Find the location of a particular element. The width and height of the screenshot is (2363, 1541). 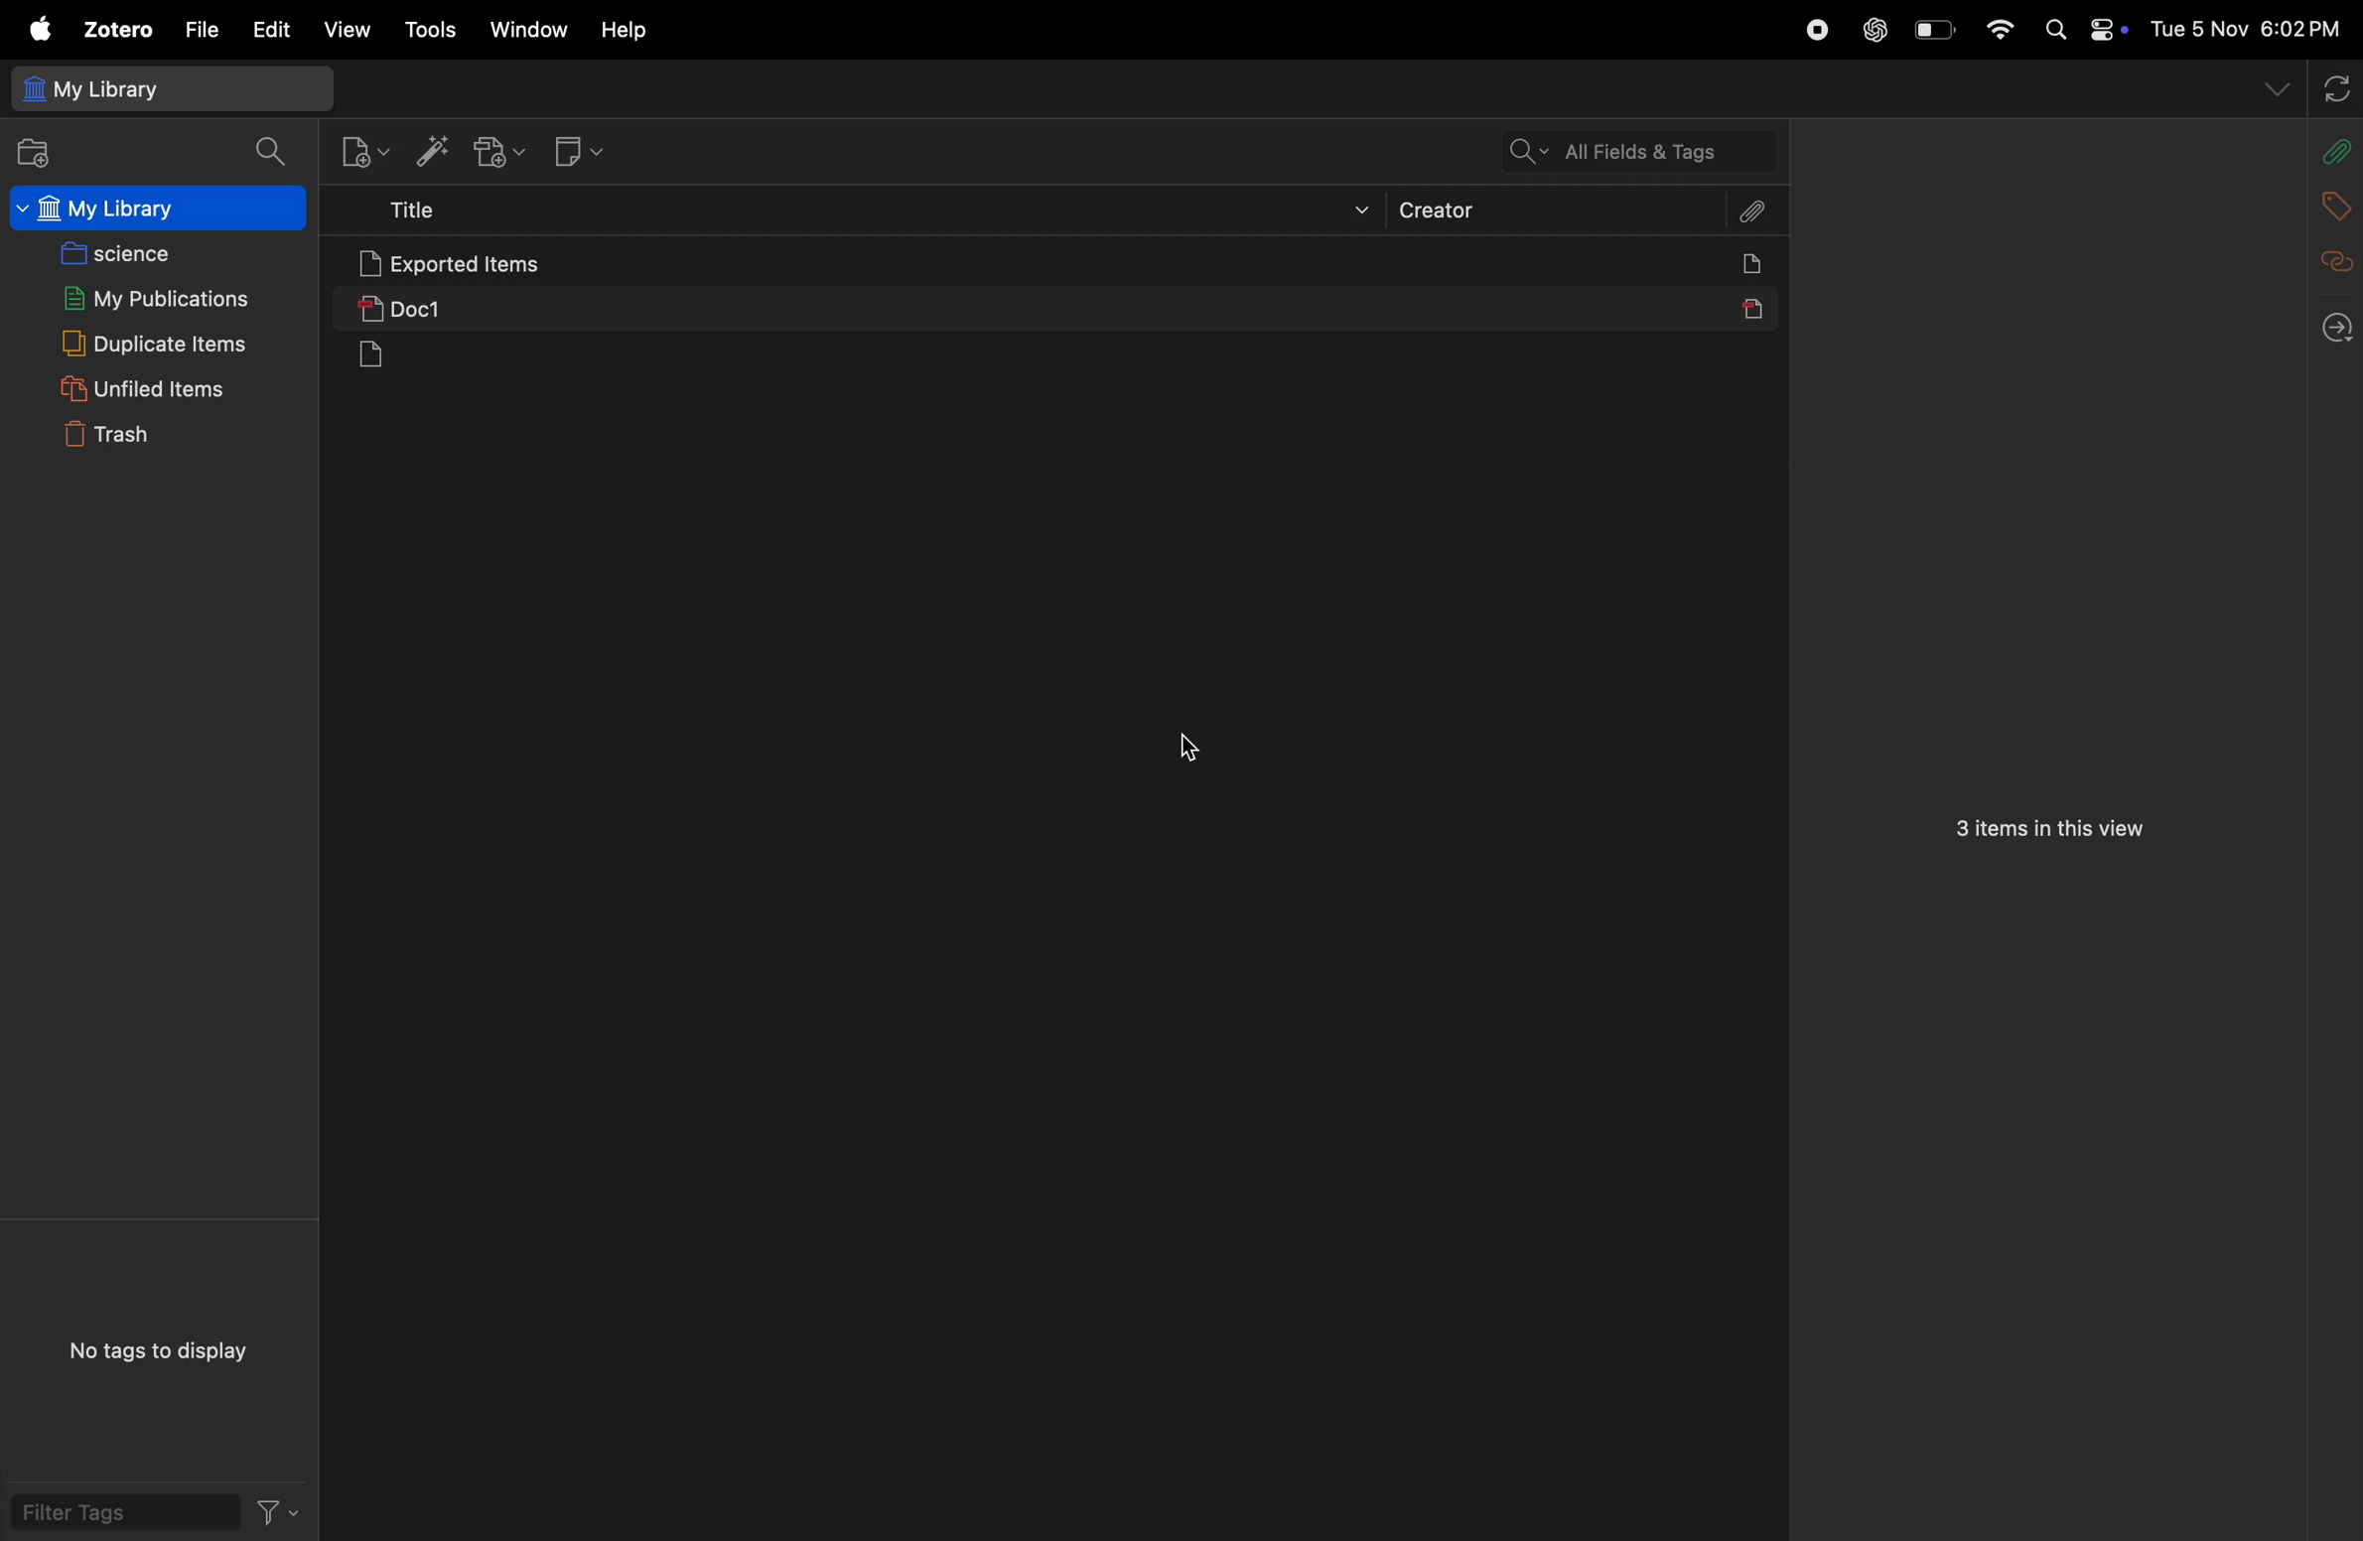

documents is located at coordinates (414, 358).